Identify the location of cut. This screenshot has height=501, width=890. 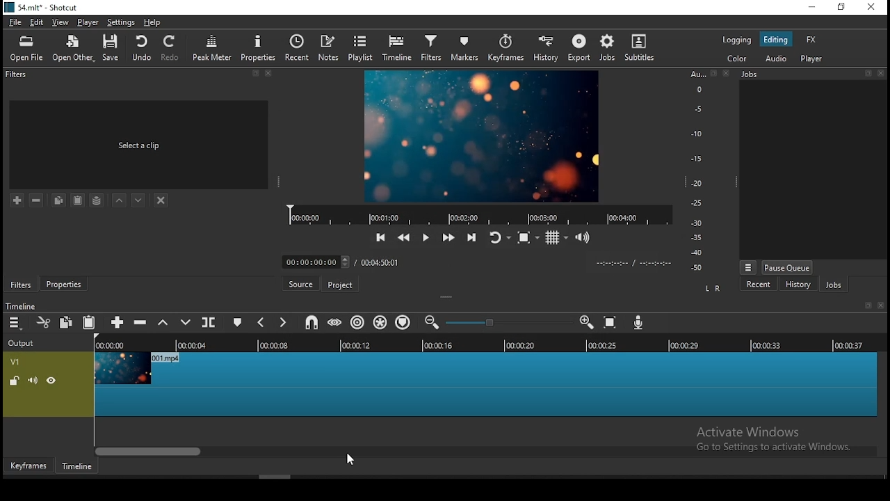
(44, 322).